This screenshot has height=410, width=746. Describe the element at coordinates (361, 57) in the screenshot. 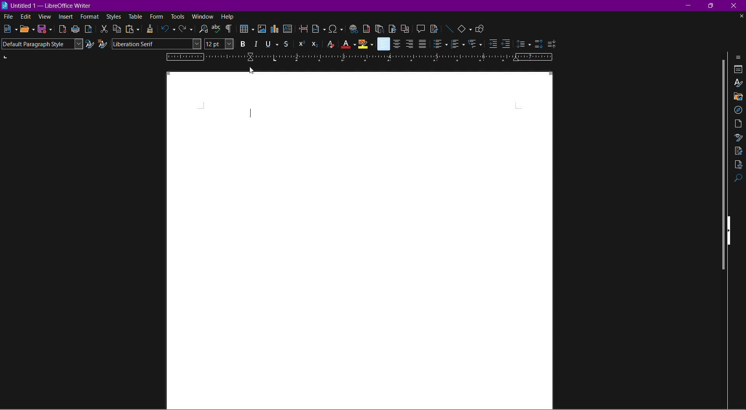

I see `Scale` at that location.